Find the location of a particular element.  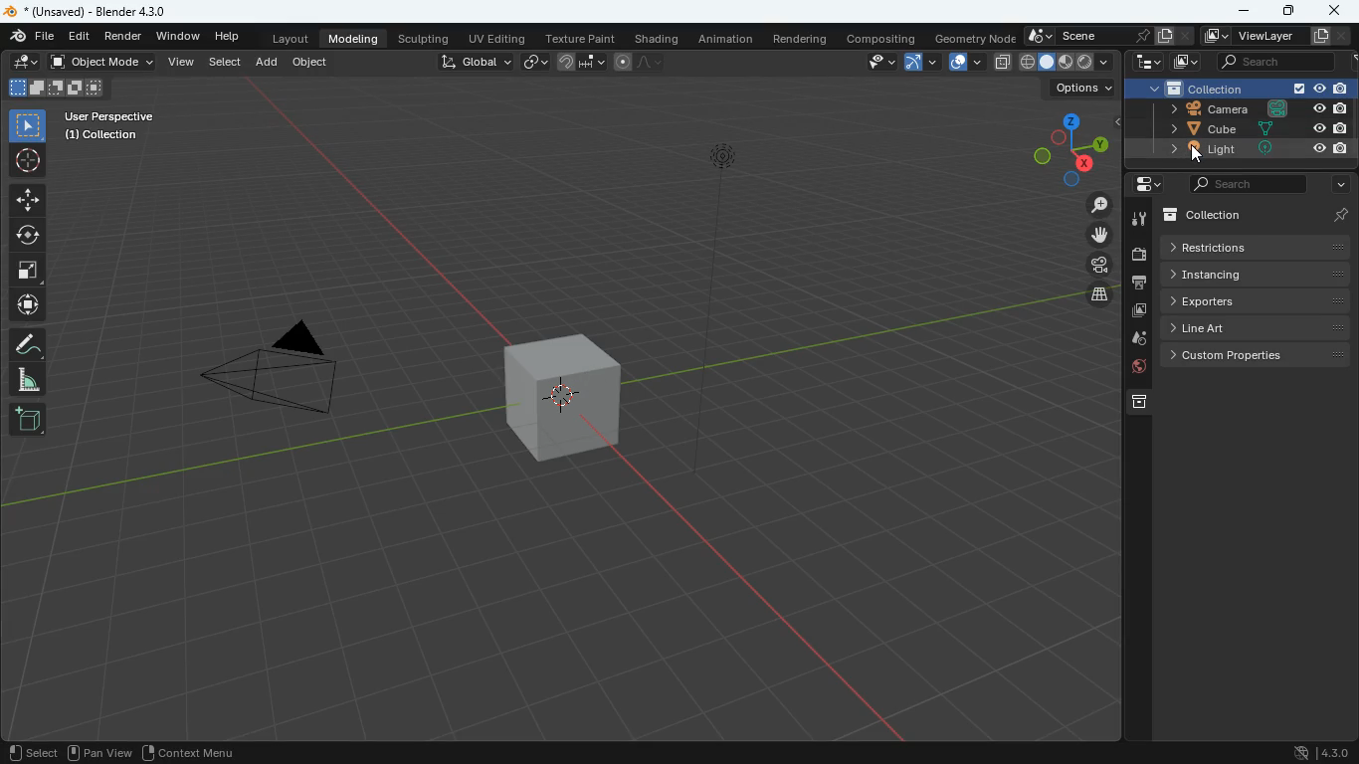

dimensions is located at coordinates (1063, 148).